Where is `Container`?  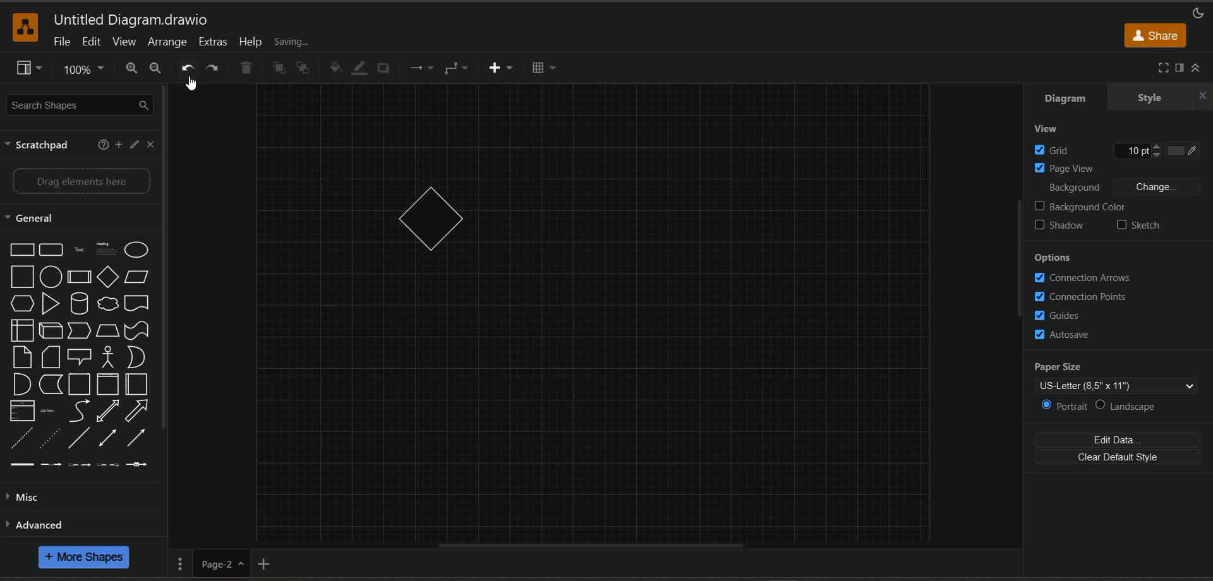 Container is located at coordinates (80, 385).